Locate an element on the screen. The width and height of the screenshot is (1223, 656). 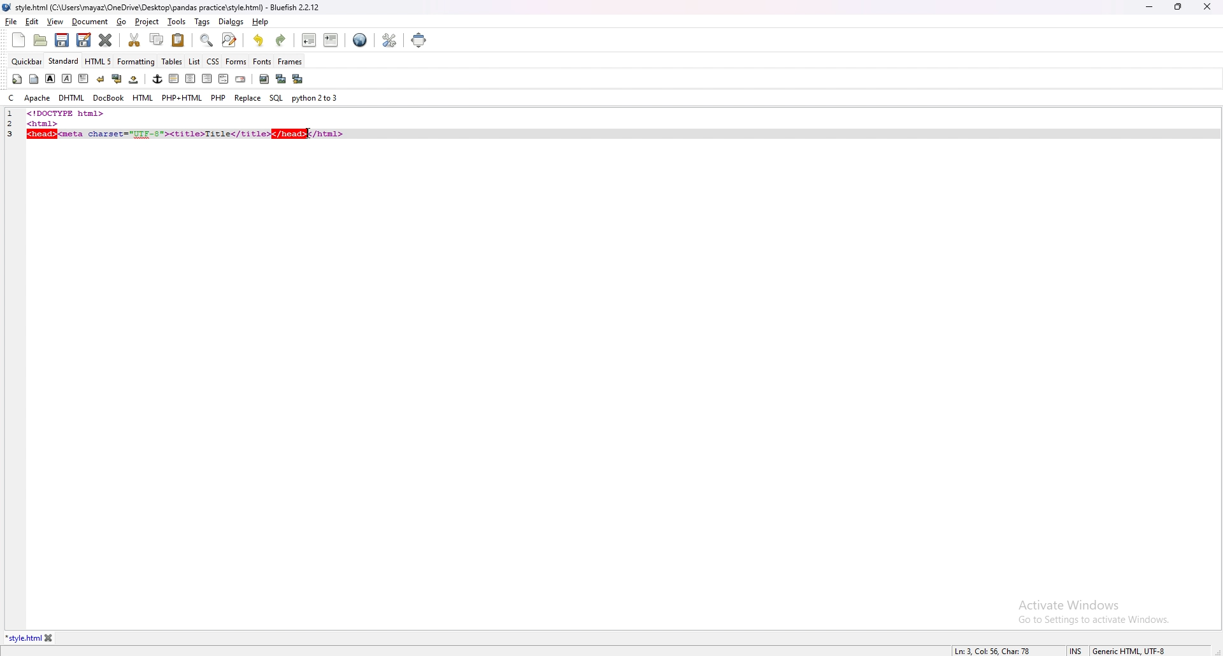
tags is located at coordinates (203, 22).